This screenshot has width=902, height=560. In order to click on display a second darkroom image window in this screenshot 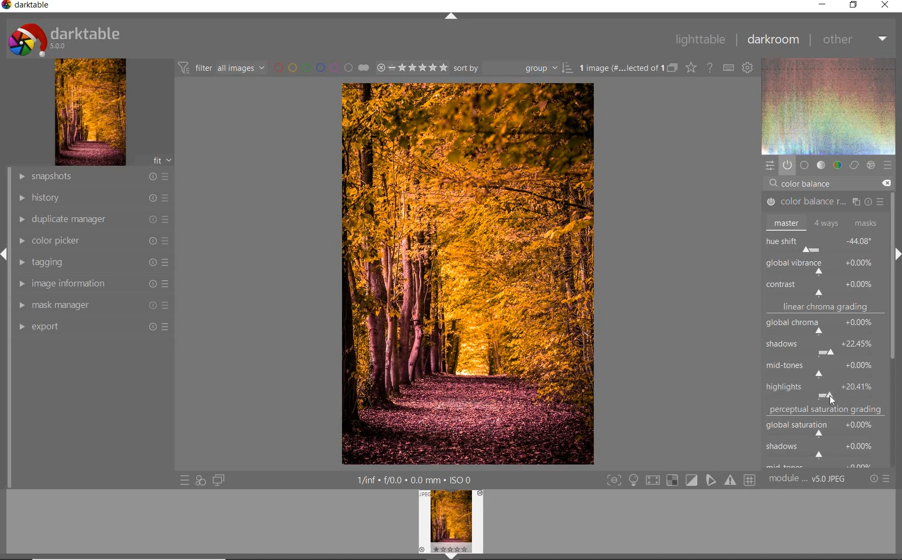, I will do `click(216, 480)`.